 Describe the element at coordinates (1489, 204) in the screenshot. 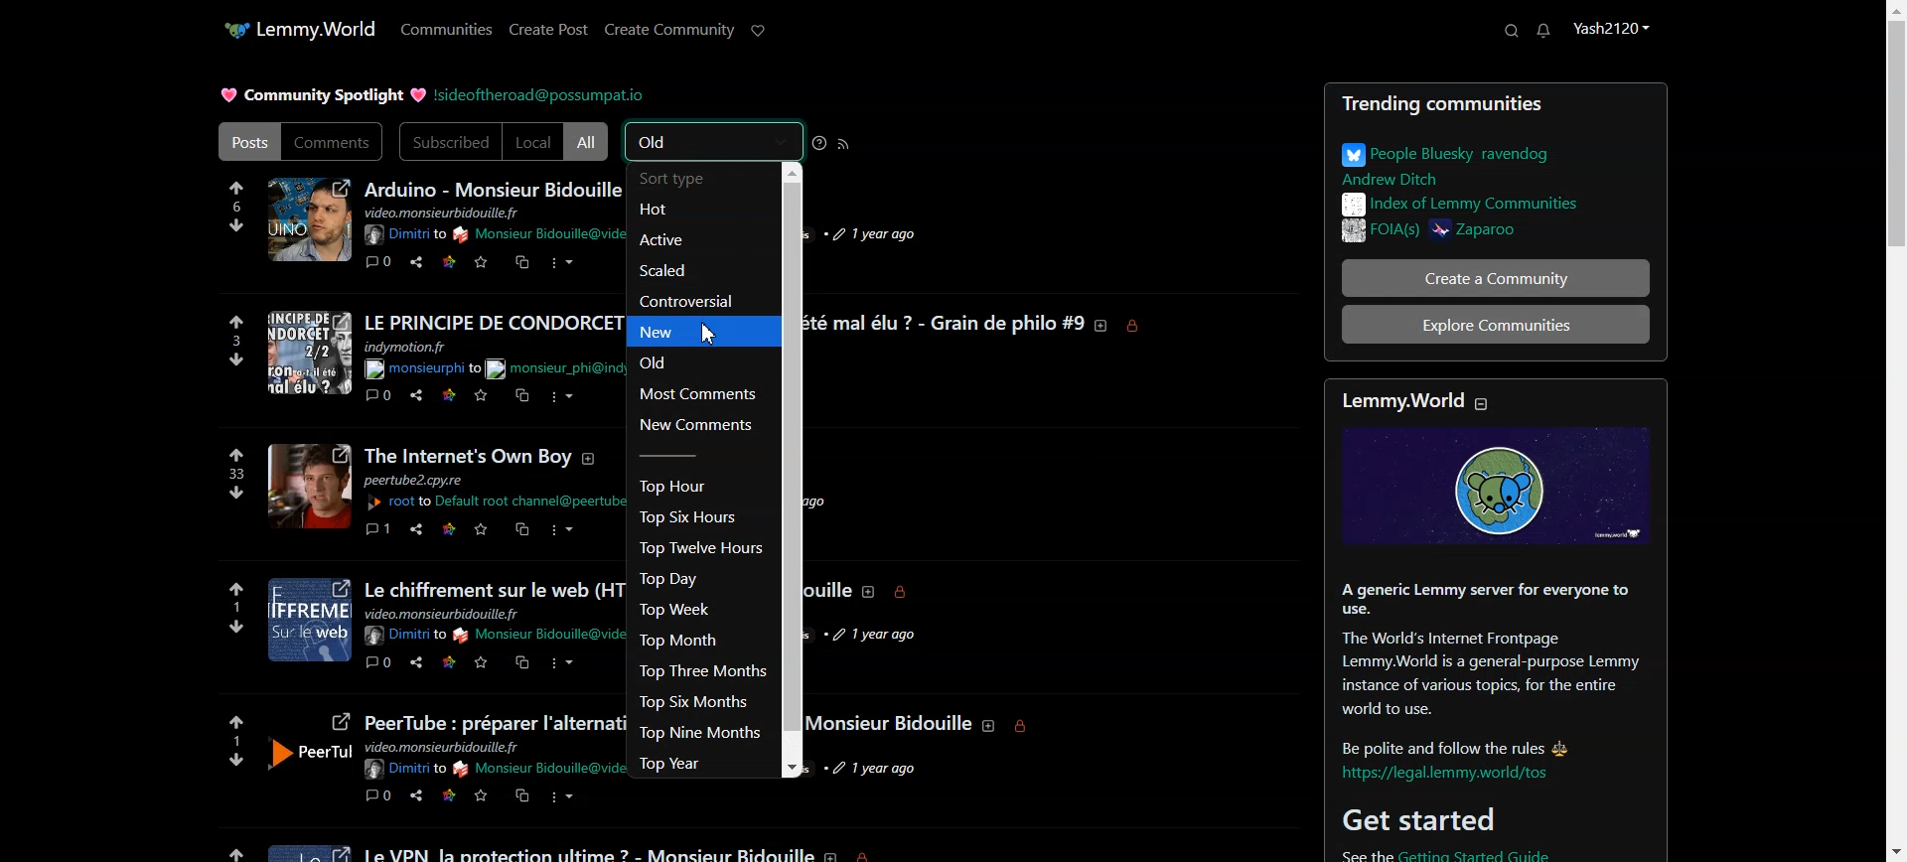

I see `Text` at that location.